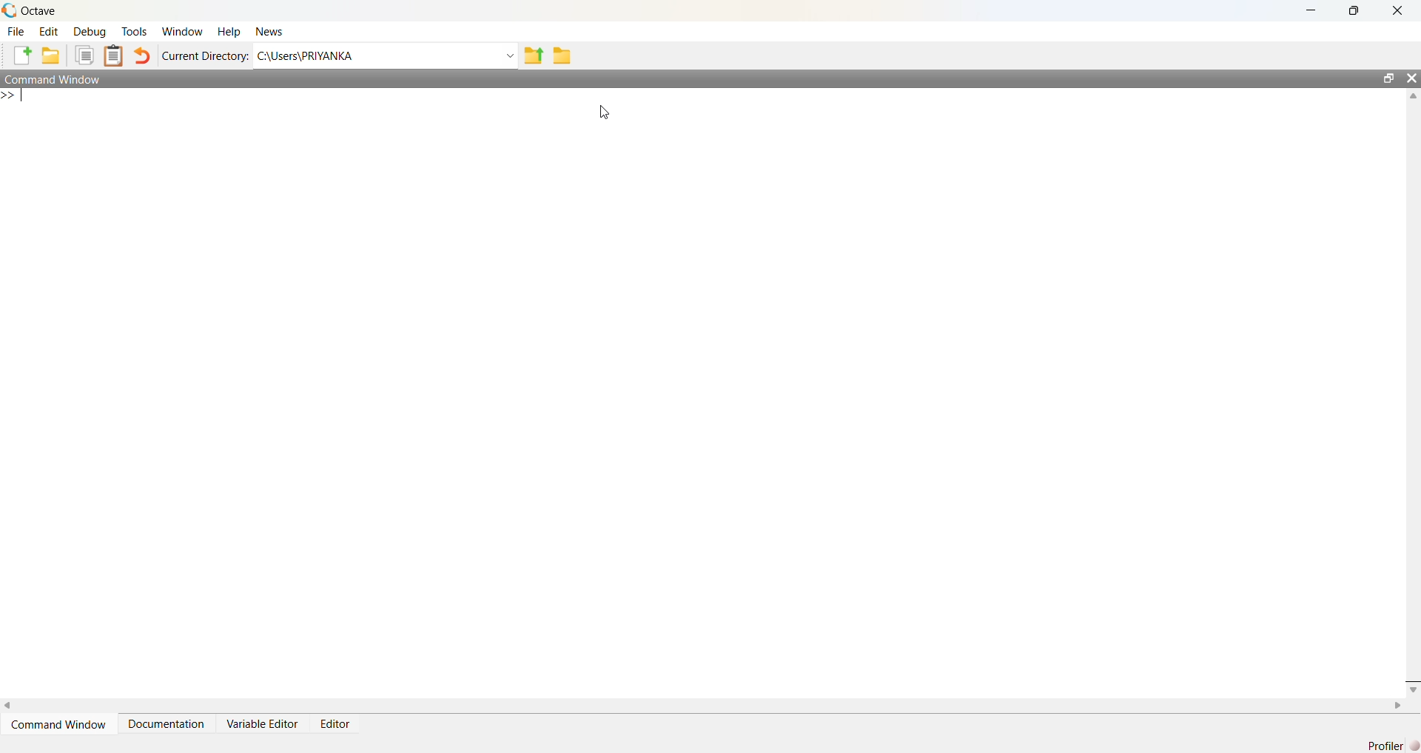  Describe the element at coordinates (1311, 10) in the screenshot. I see `minimize` at that location.